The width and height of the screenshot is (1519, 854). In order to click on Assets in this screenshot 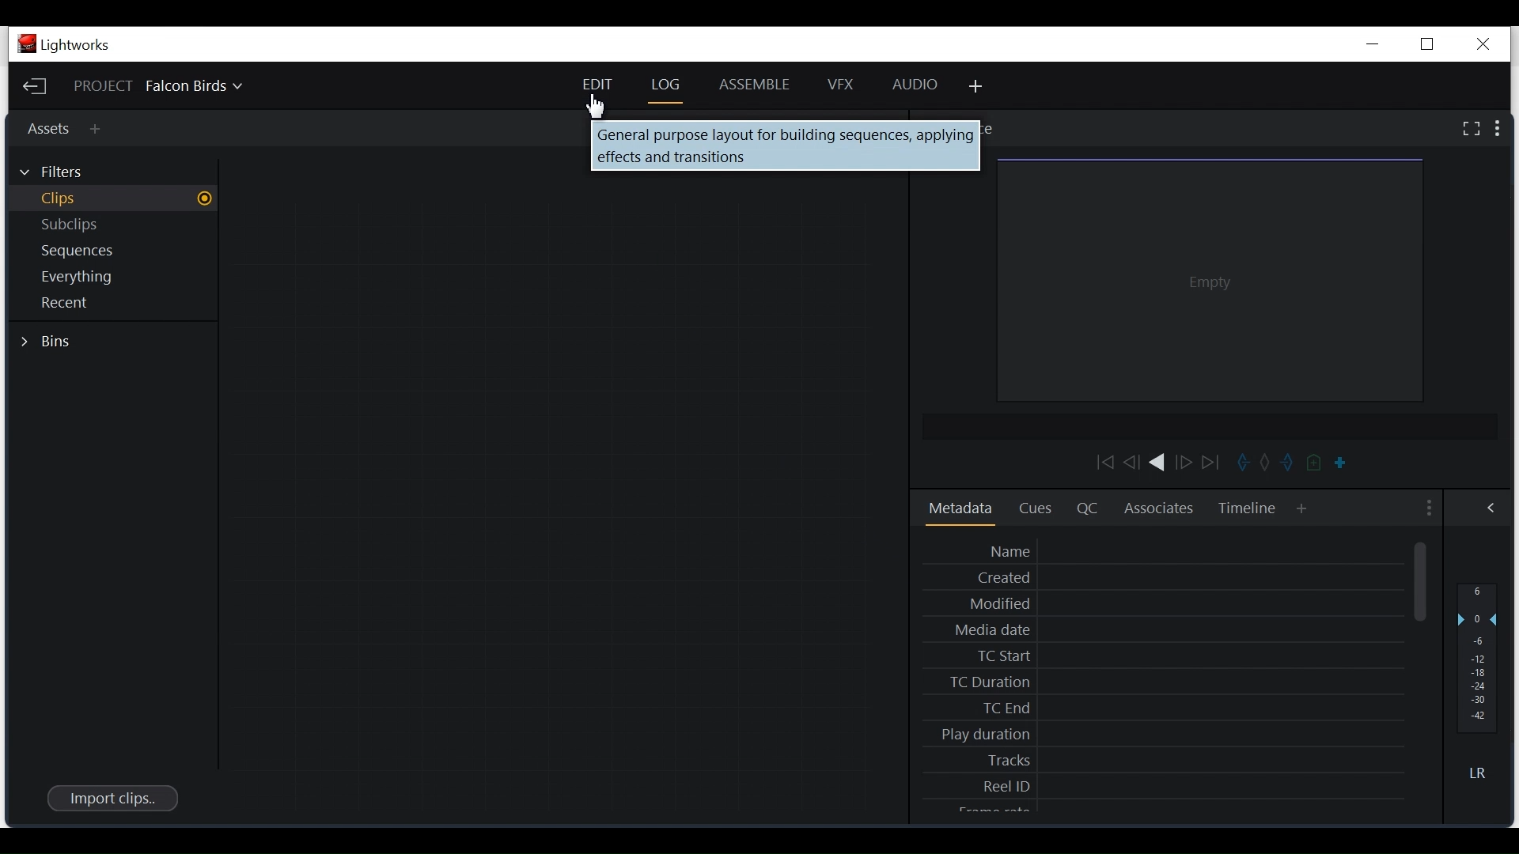, I will do `click(46, 127)`.